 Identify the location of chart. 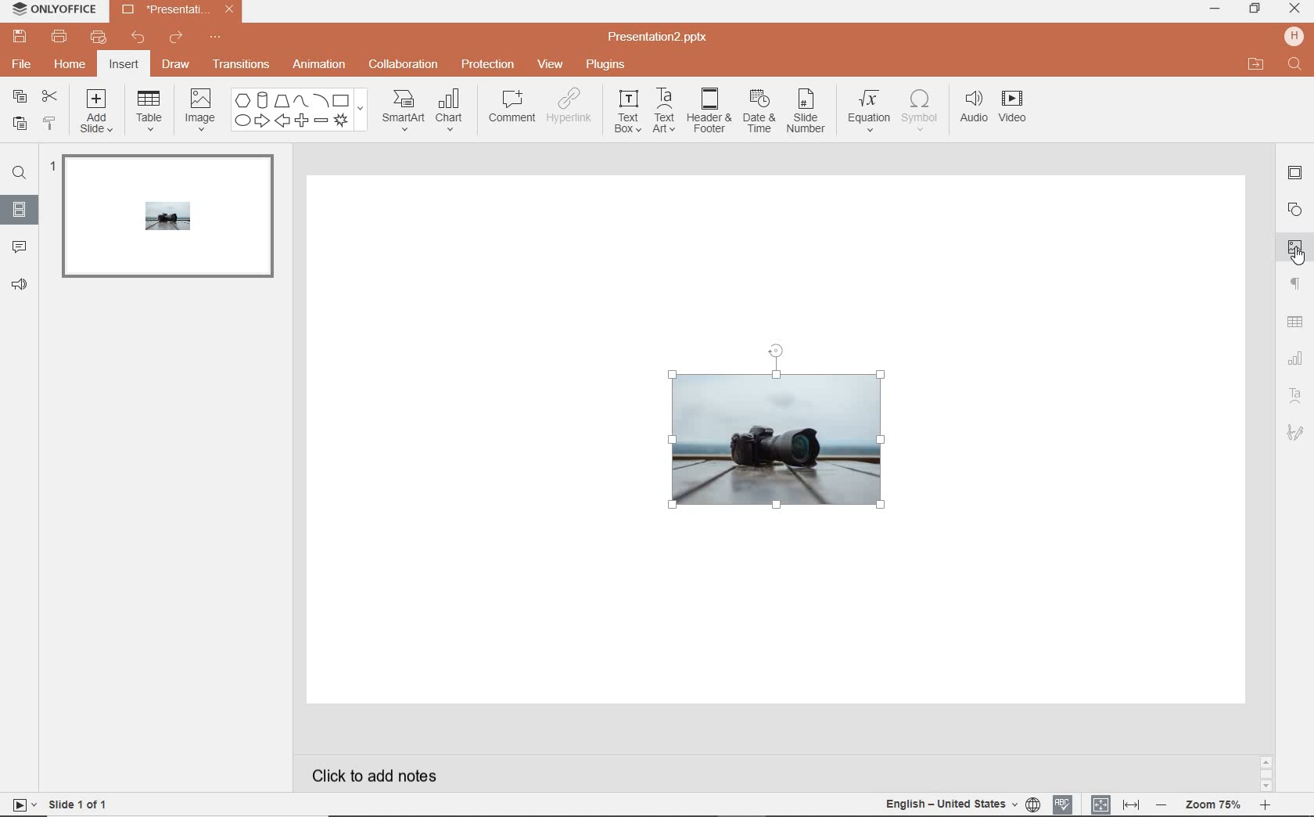
(1297, 357).